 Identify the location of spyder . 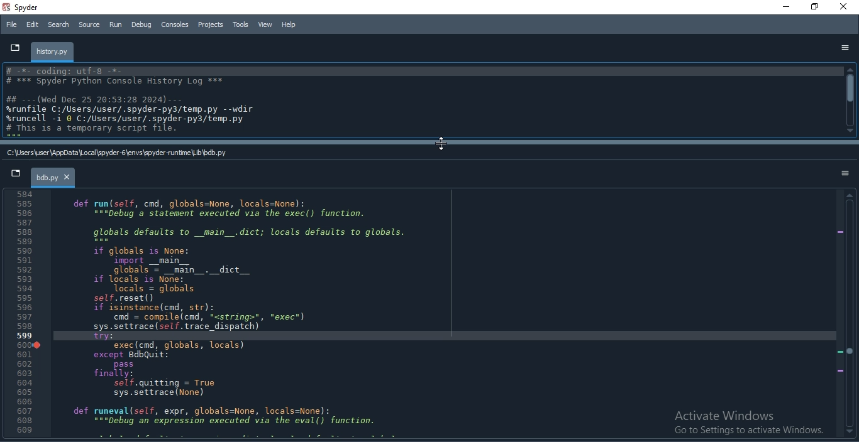
(26, 9).